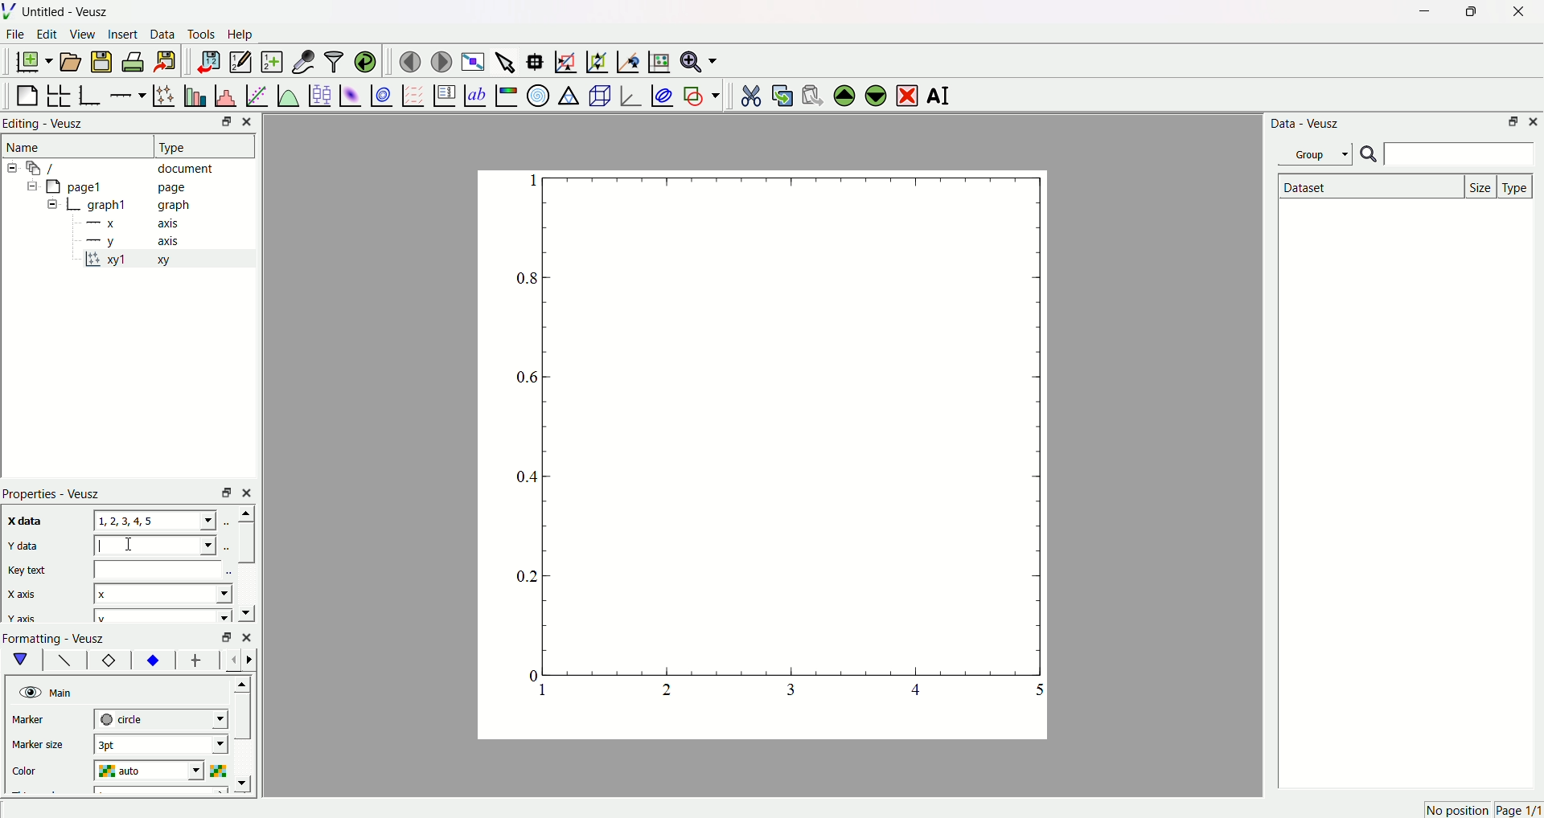  I want to click on base graphs, so click(92, 93).